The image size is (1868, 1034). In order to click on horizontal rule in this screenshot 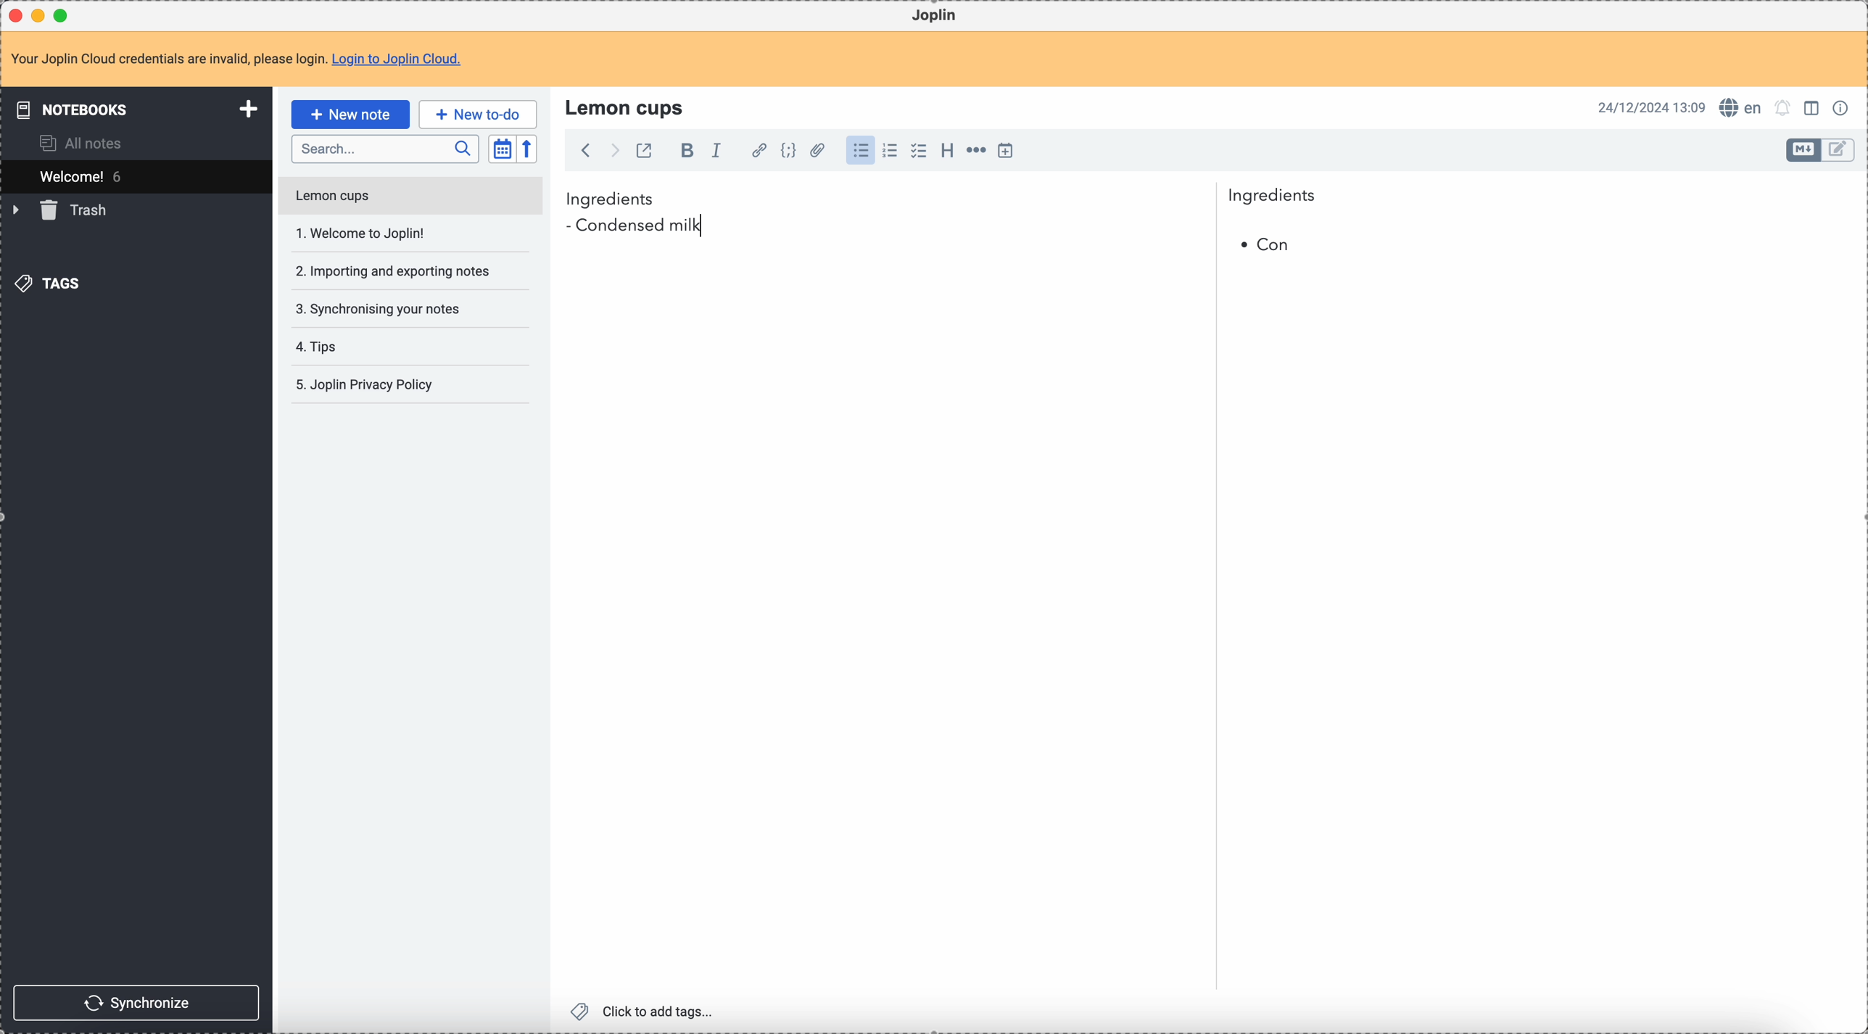, I will do `click(974, 152)`.